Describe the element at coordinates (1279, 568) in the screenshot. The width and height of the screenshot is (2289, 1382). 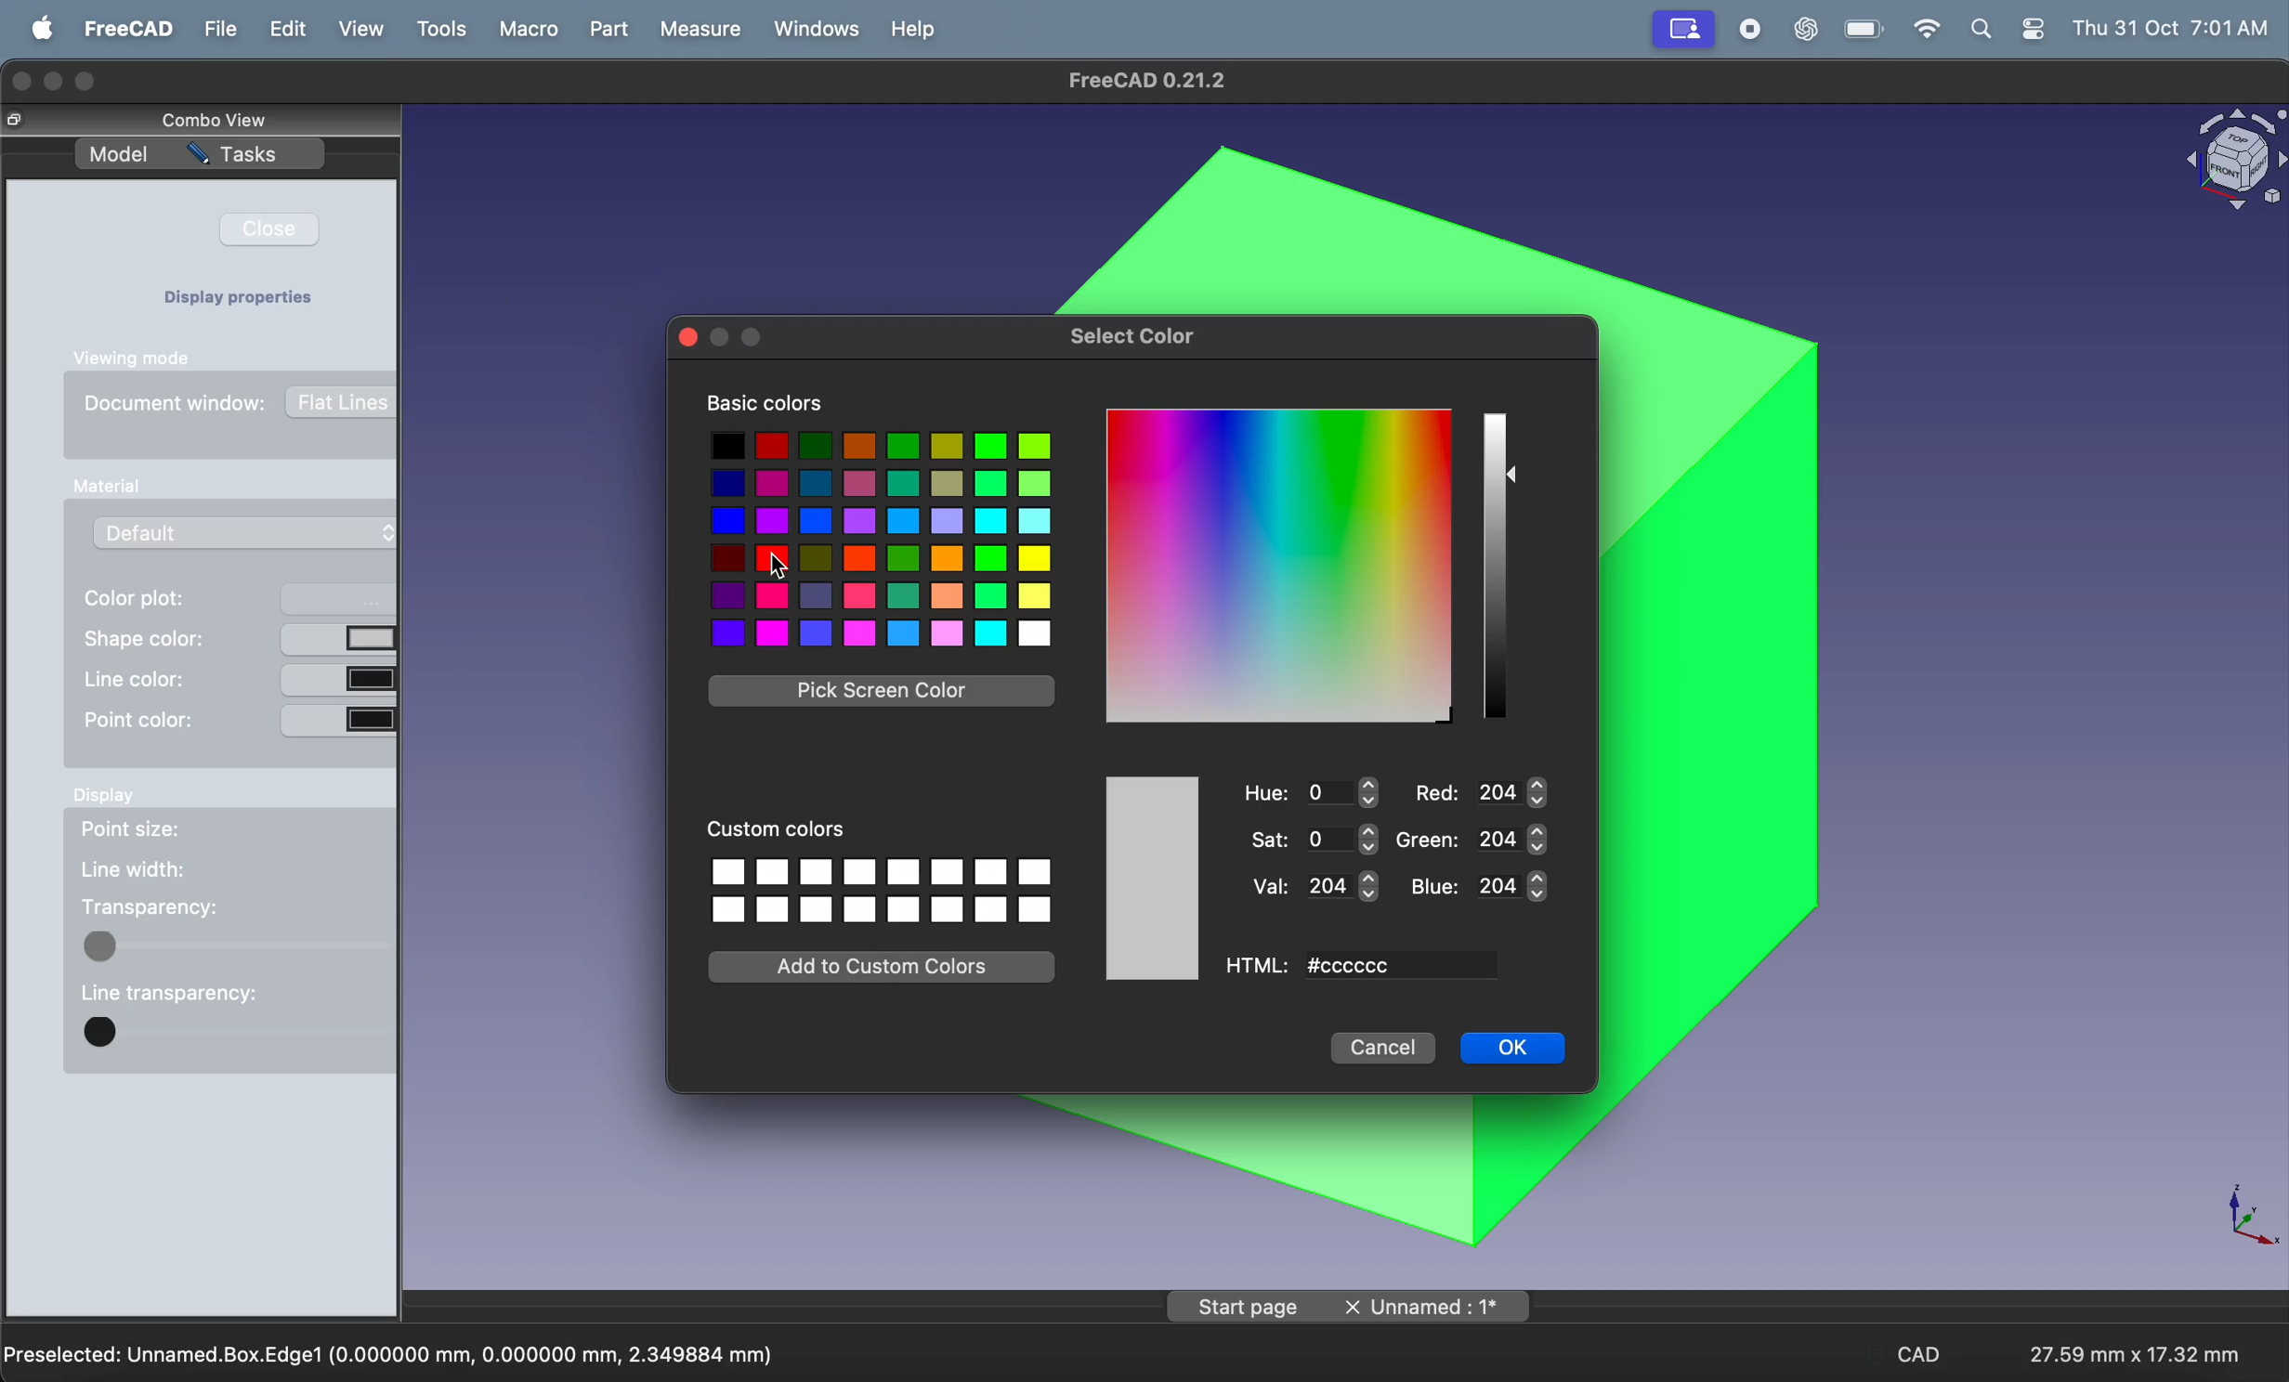
I see `color grid` at that location.